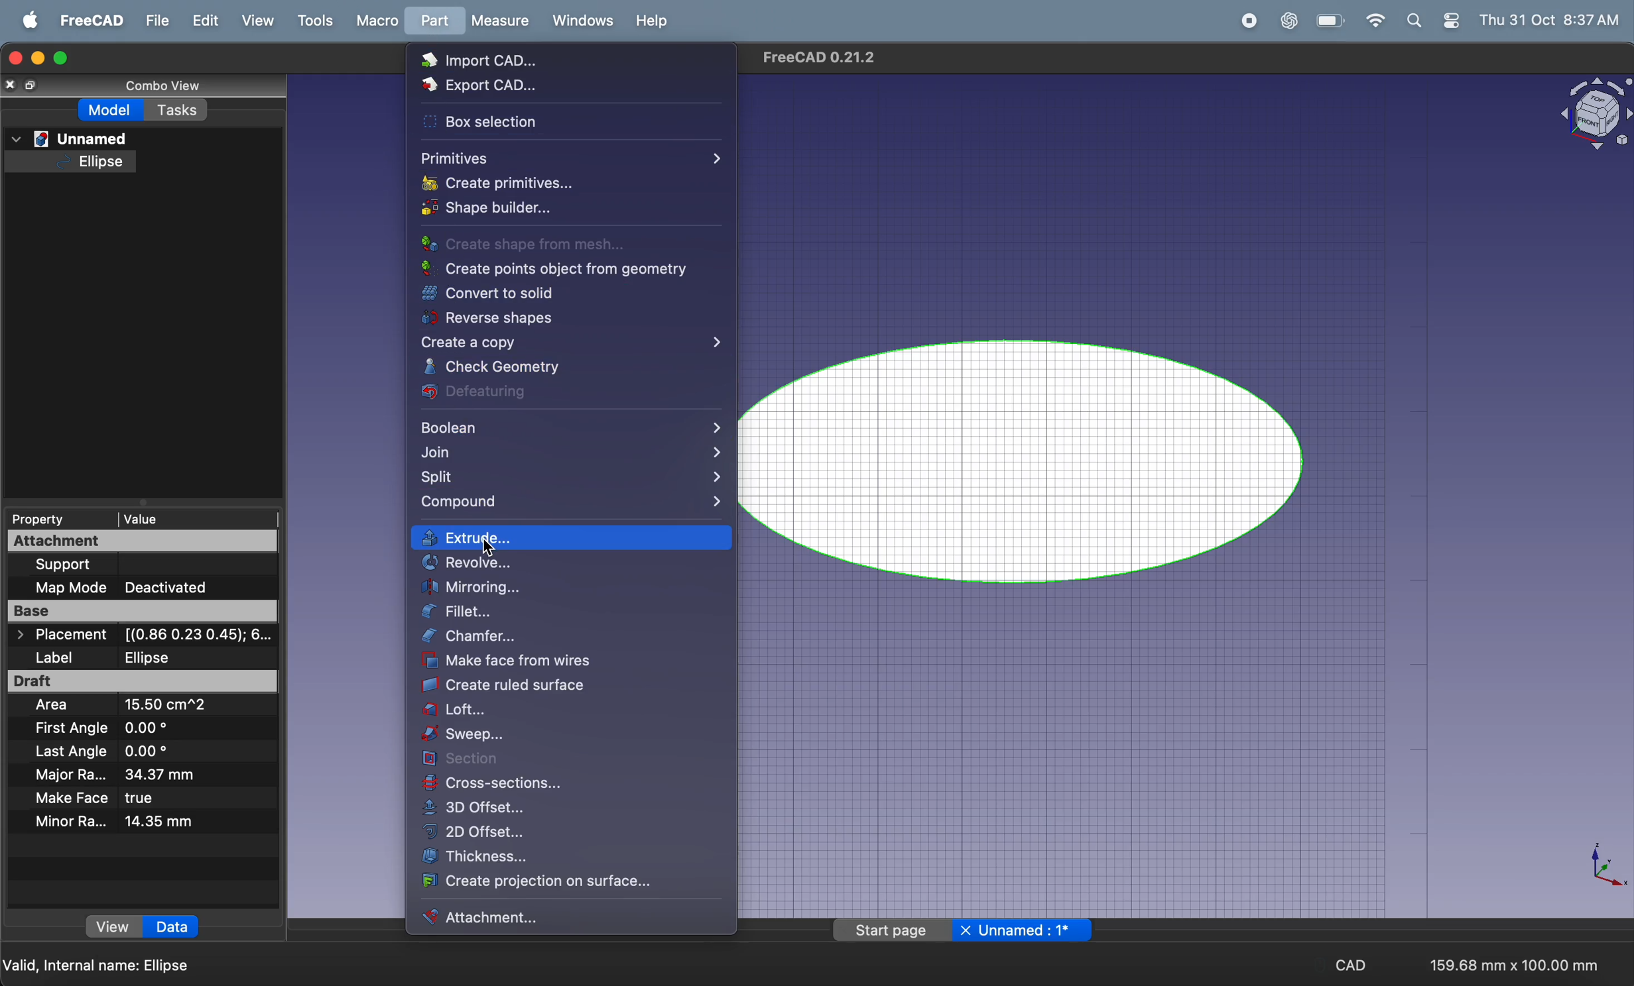 Image resolution: width=1634 pixels, height=986 pixels. Describe the element at coordinates (125, 729) in the screenshot. I see `first angle` at that location.